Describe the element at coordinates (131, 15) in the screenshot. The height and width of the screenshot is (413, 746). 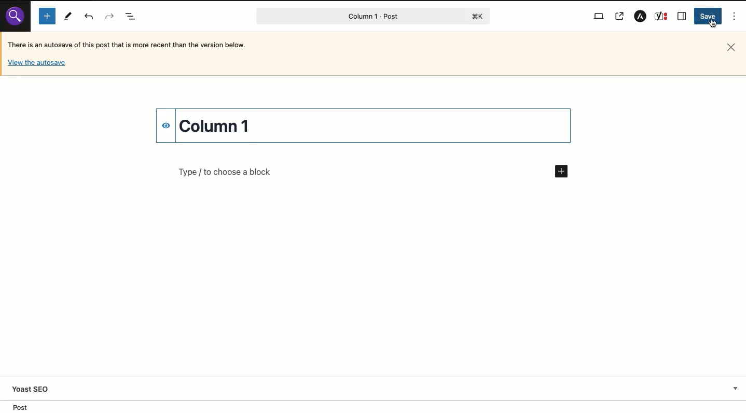
I see `Document overview` at that location.